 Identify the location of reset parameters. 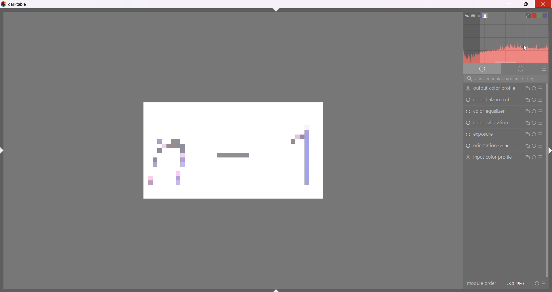
(534, 134).